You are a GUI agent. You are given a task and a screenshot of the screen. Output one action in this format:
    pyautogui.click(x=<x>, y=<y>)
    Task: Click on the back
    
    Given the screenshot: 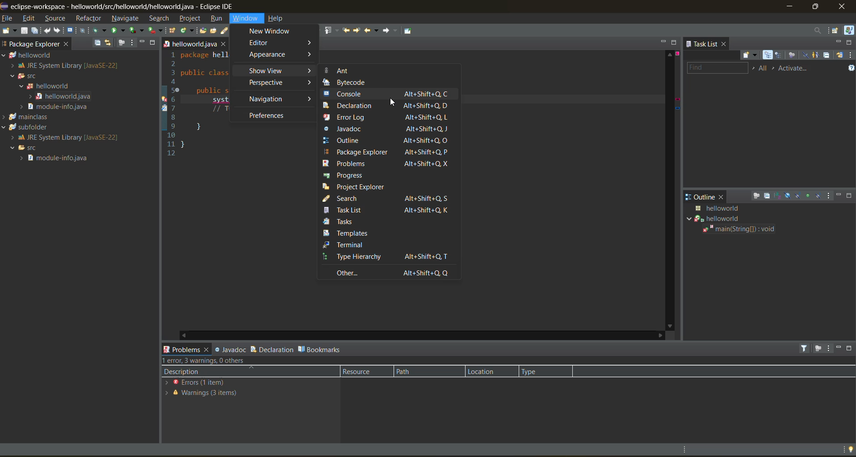 What is the action you would take?
    pyautogui.click(x=372, y=31)
    